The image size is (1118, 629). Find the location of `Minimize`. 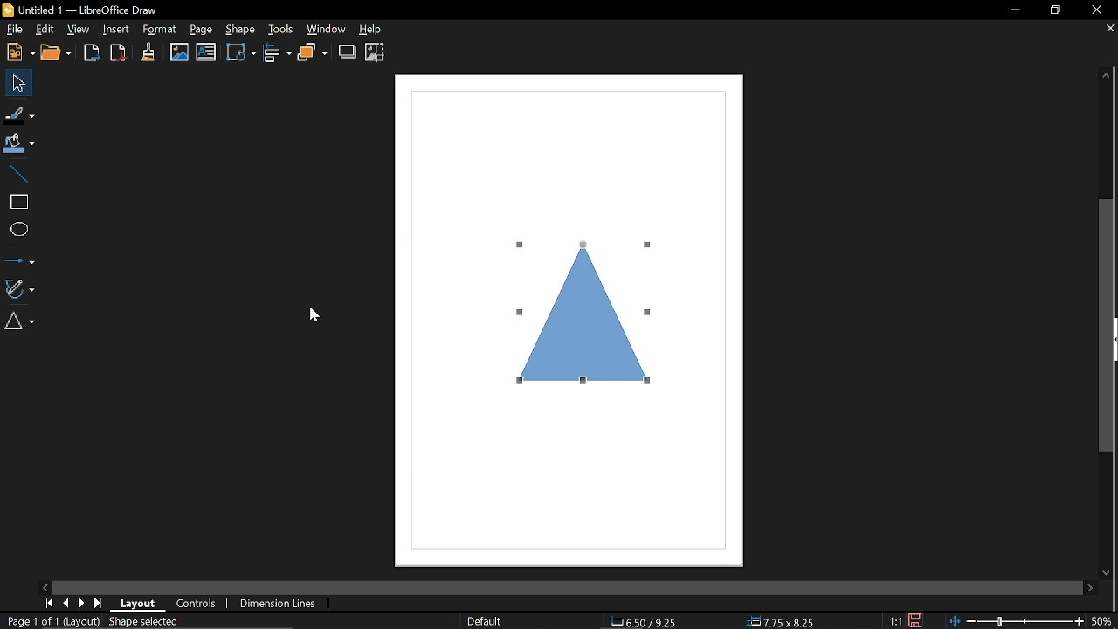

Minimize is located at coordinates (1010, 11).